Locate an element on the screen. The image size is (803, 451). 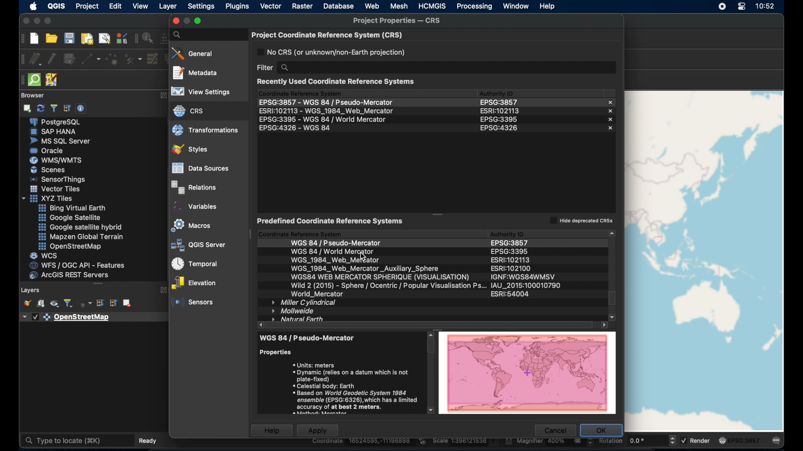
layers is located at coordinates (31, 289).